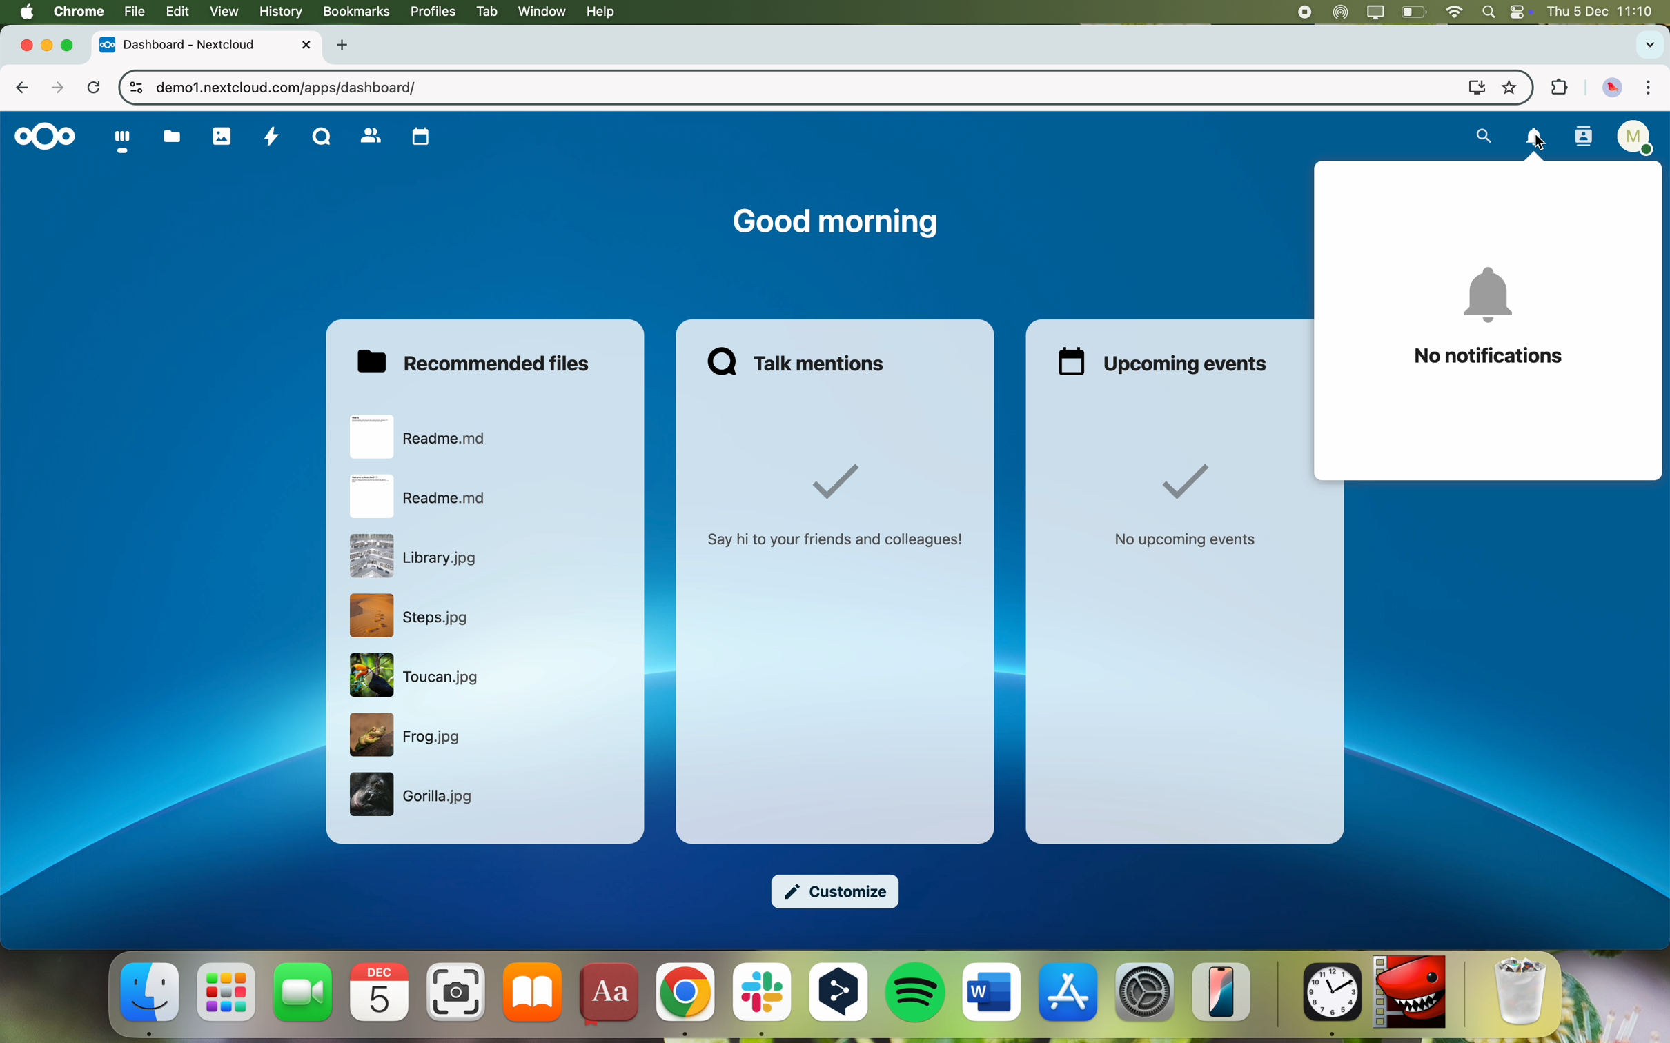 This screenshot has height=1043, width=1670. What do you see at coordinates (1535, 141) in the screenshot?
I see `click on notifications` at bounding box center [1535, 141].